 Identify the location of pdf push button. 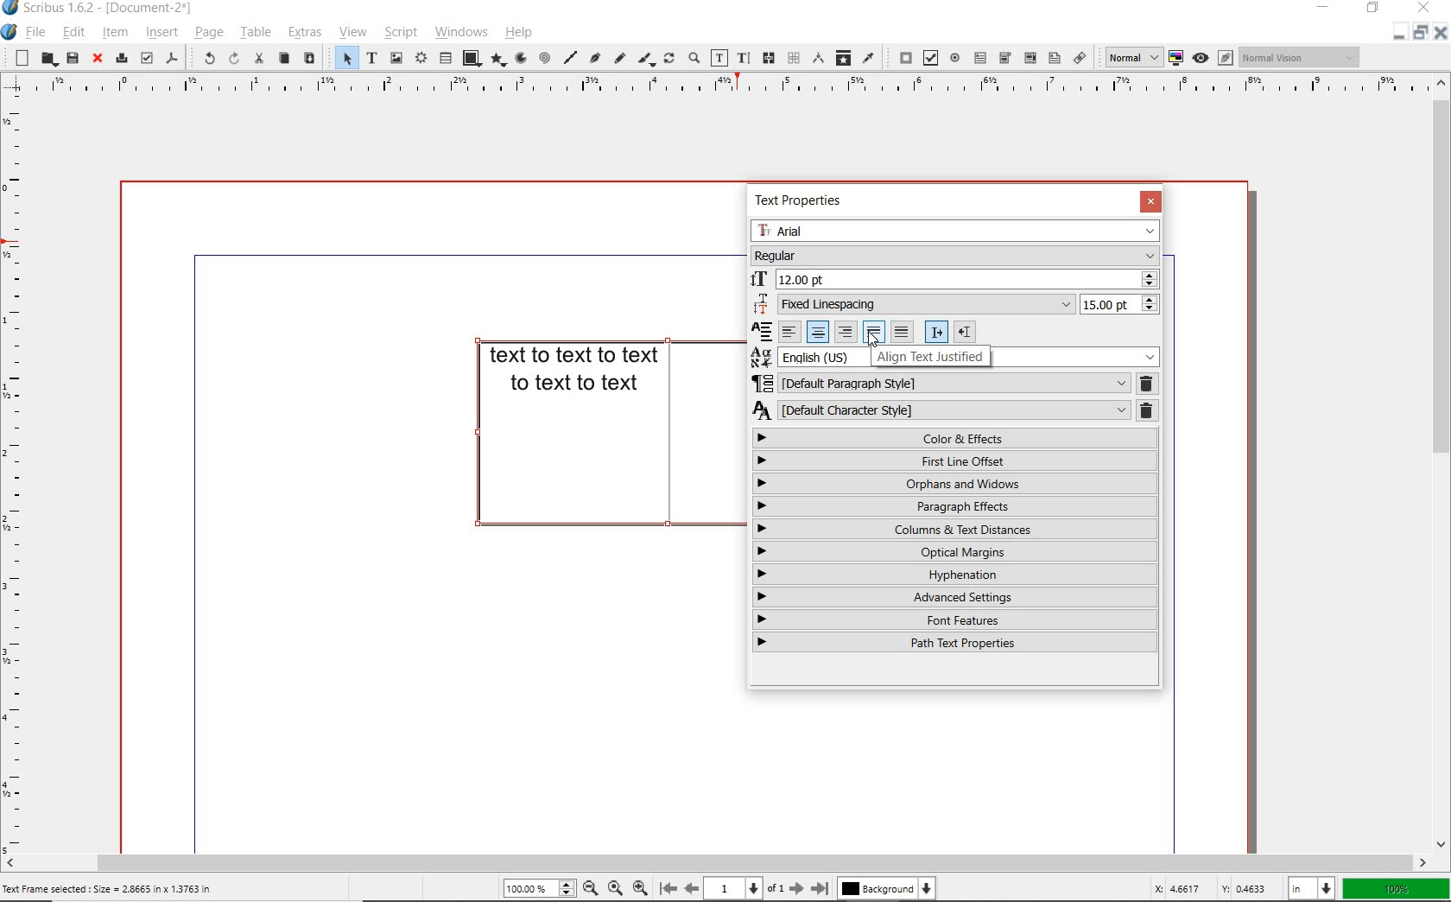
(900, 57).